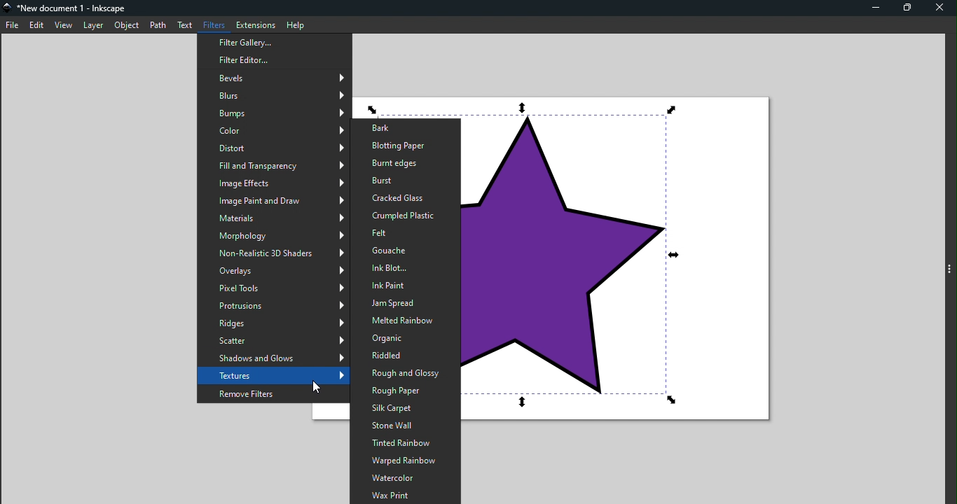  What do you see at coordinates (272, 95) in the screenshot?
I see `Blurs` at bounding box center [272, 95].